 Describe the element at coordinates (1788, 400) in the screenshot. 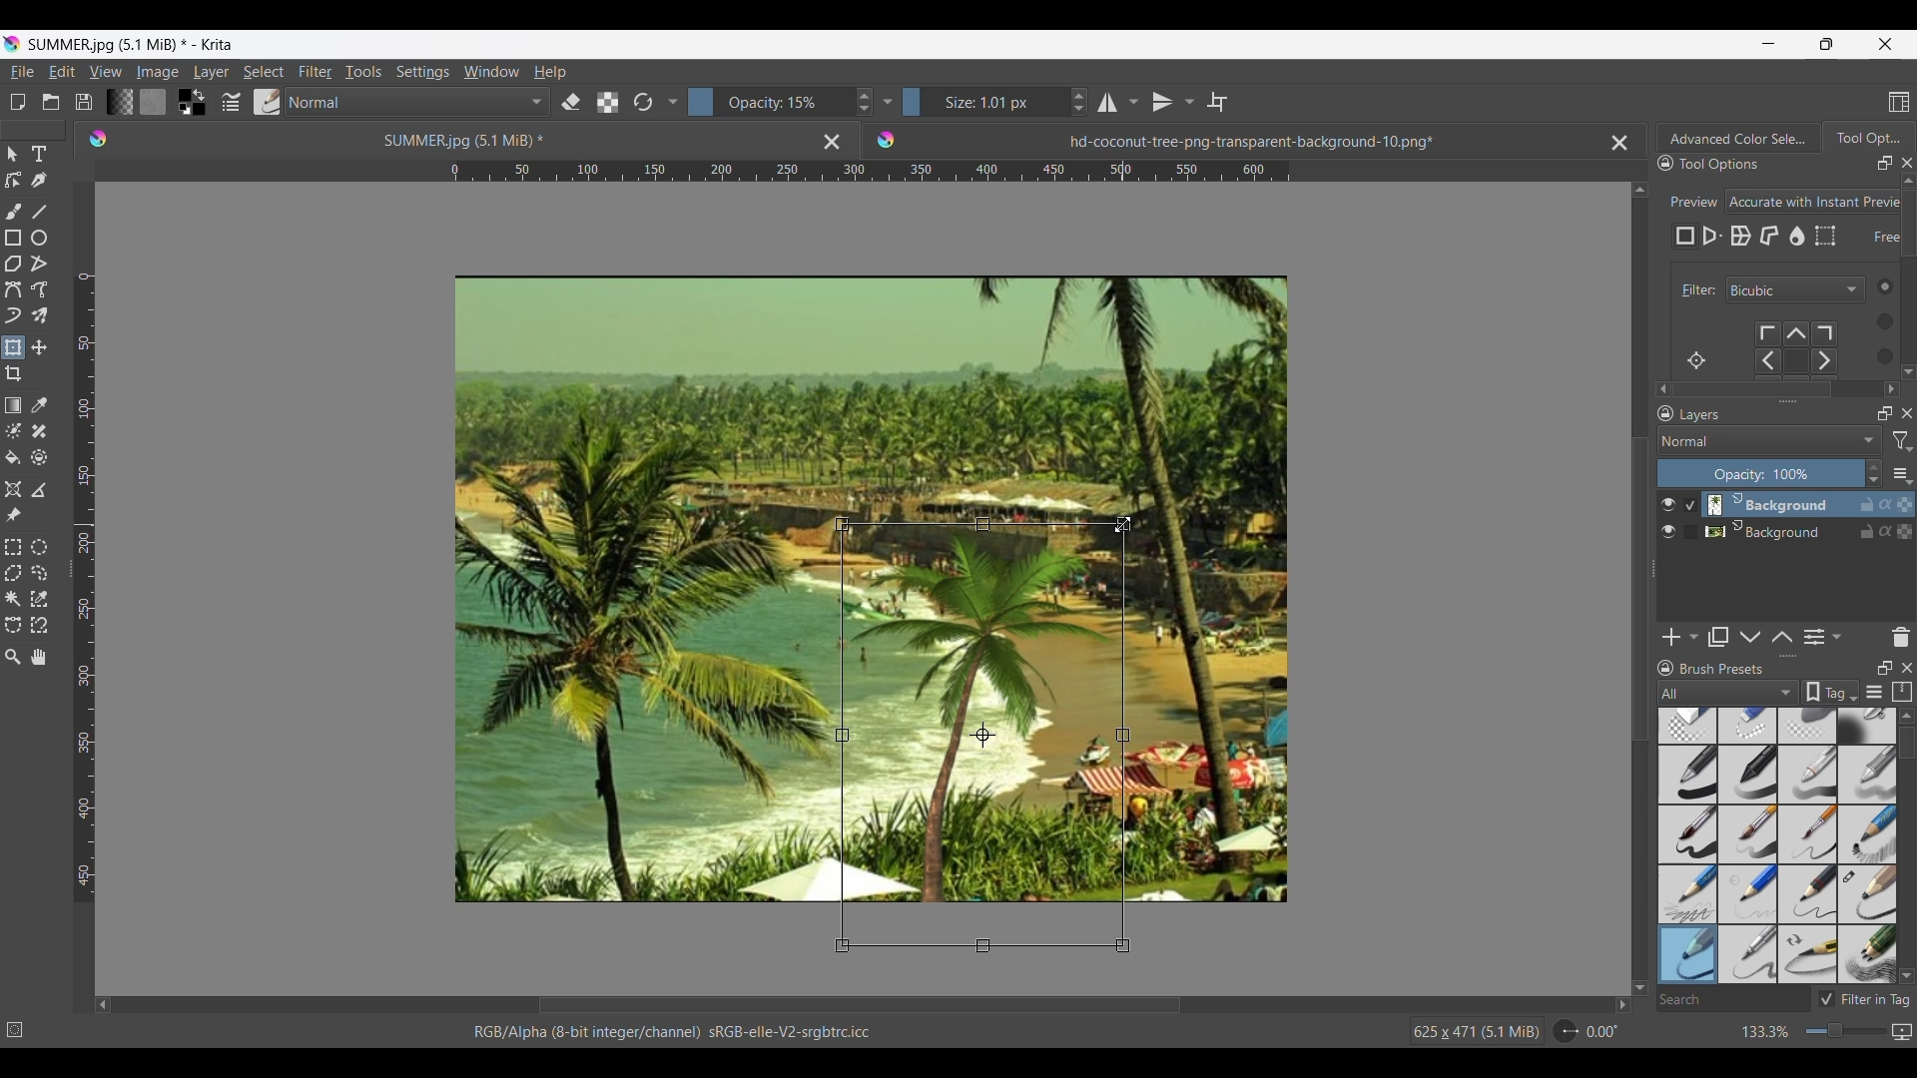

I see `Increase/Decrease width of panels attached to this line` at that location.